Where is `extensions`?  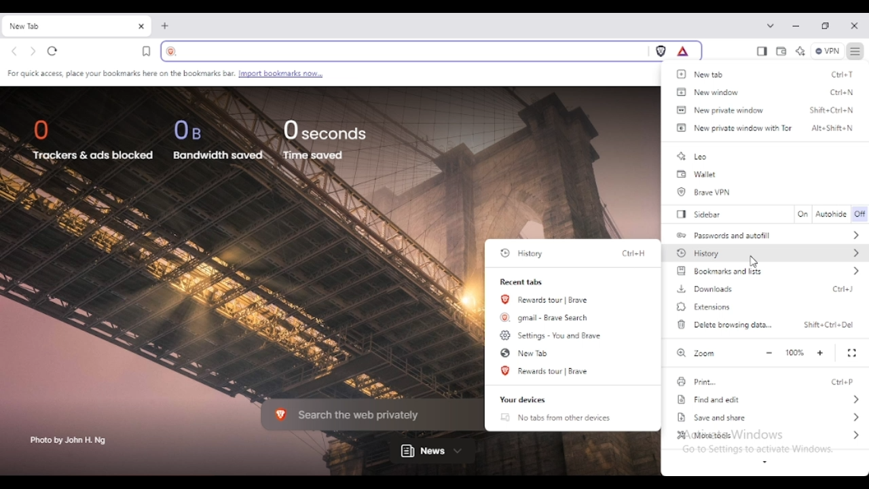
extensions is located at coordinates (704, 307).